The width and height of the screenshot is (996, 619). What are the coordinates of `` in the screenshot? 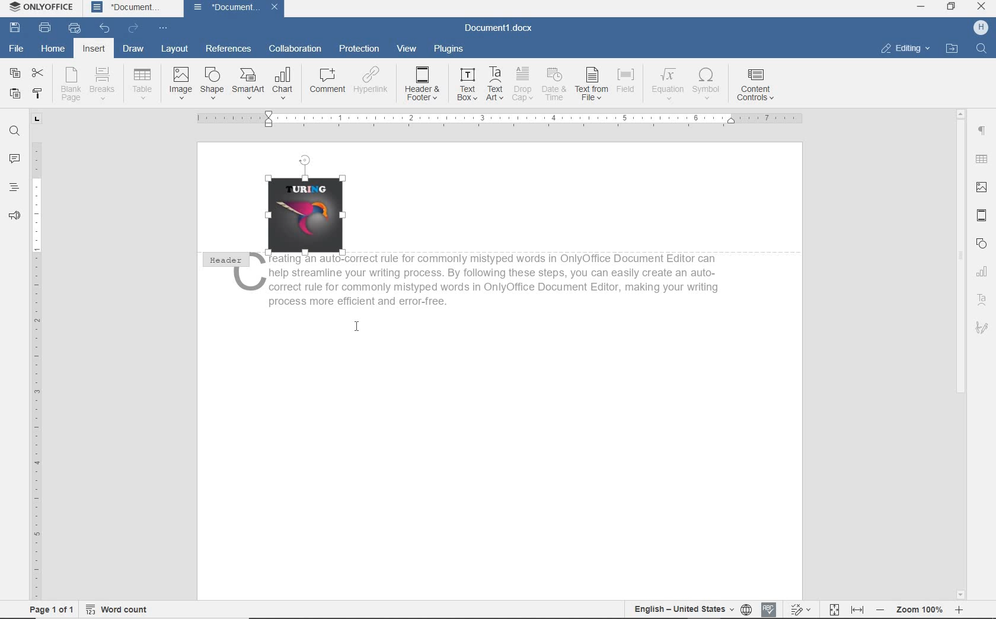 It's located at (423, 82).